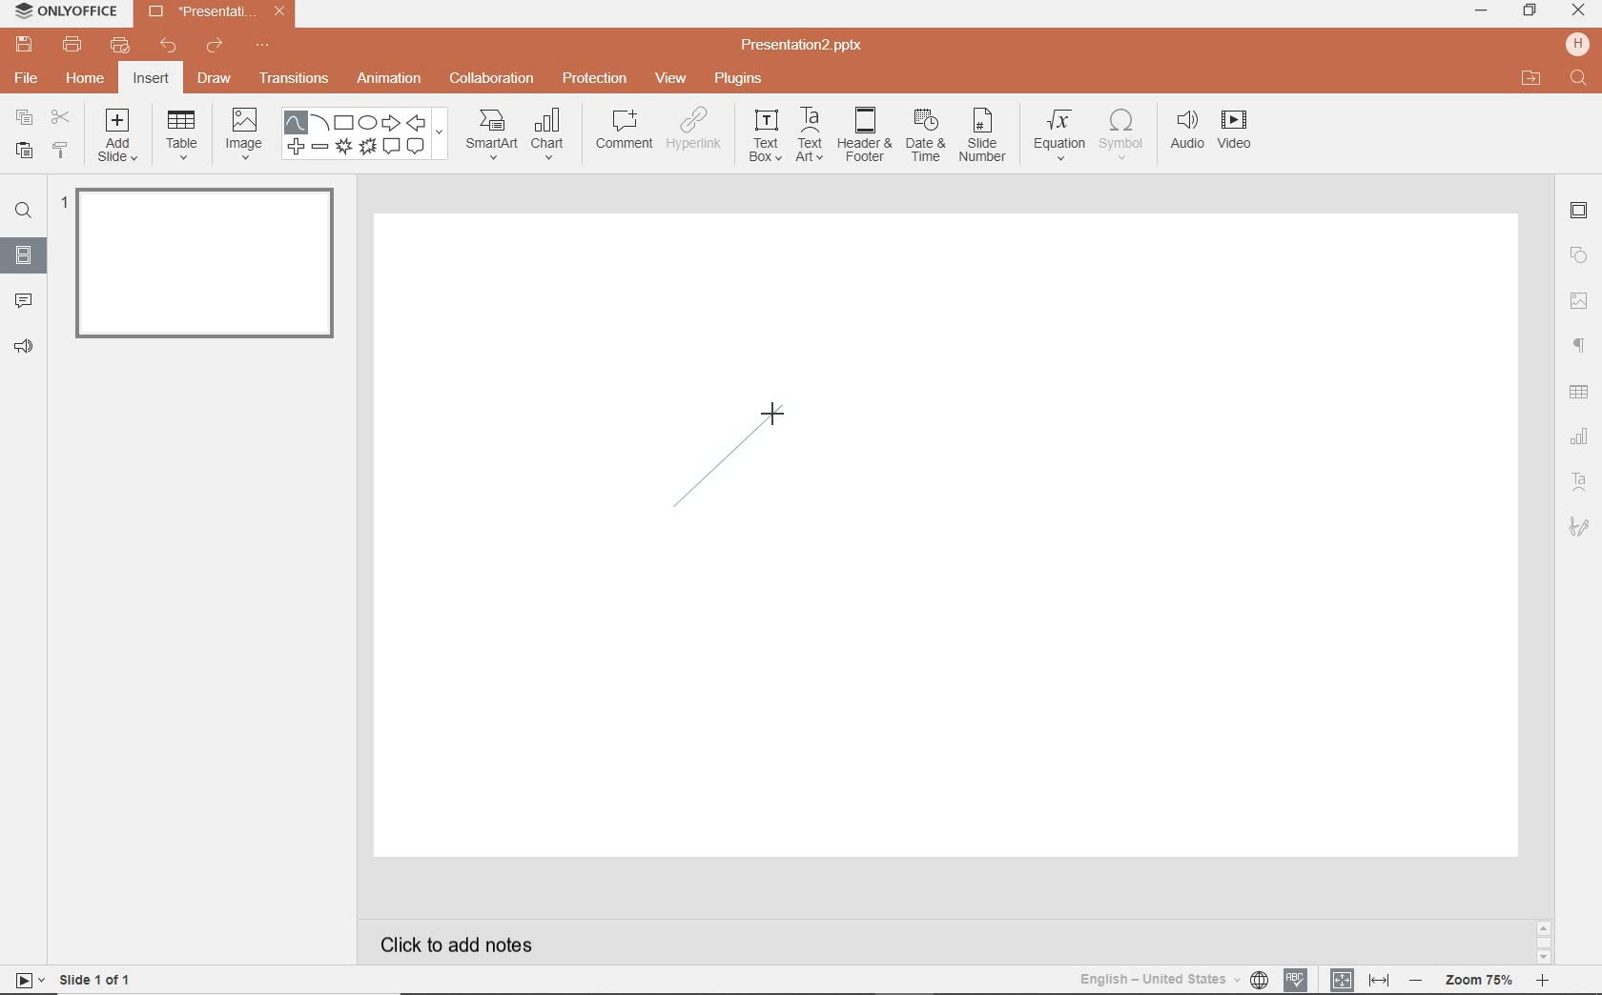 The width and height of the screenshot is (1602, 995). What do you see at coordinates (60, 117) in the screenshot?
I see `CUT` at bounding box center [60, 117].